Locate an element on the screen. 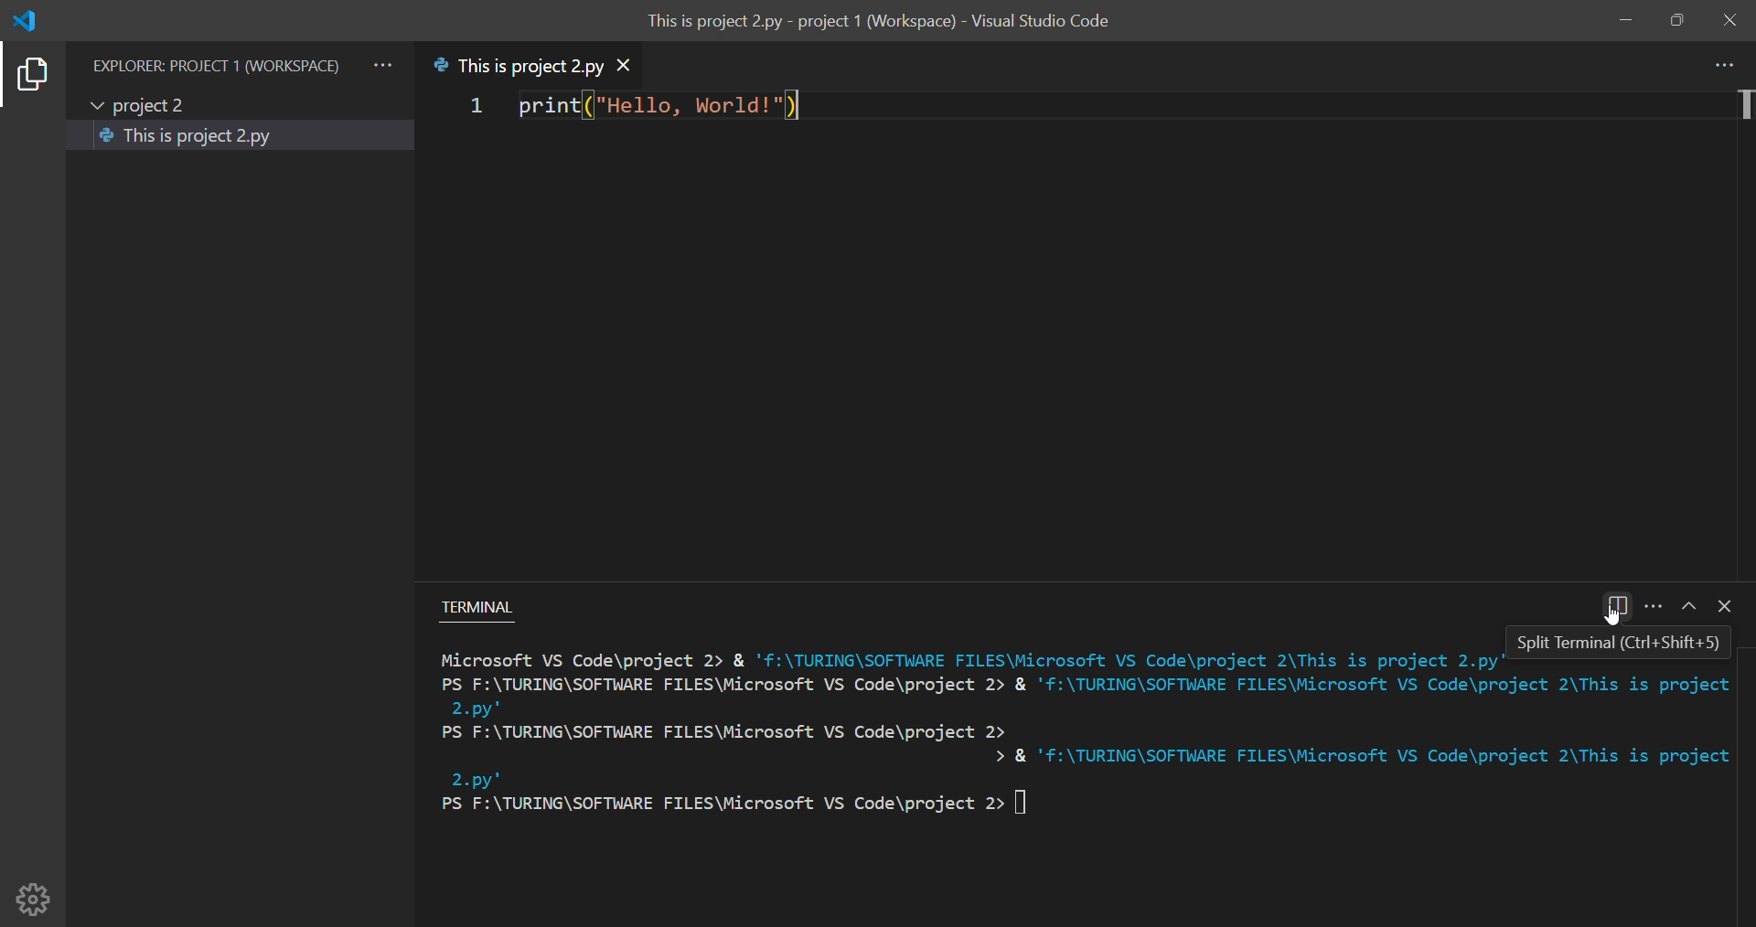 The height and width of the screenshot is (927, 1756). cursor is located at coordinates (1607, 620).